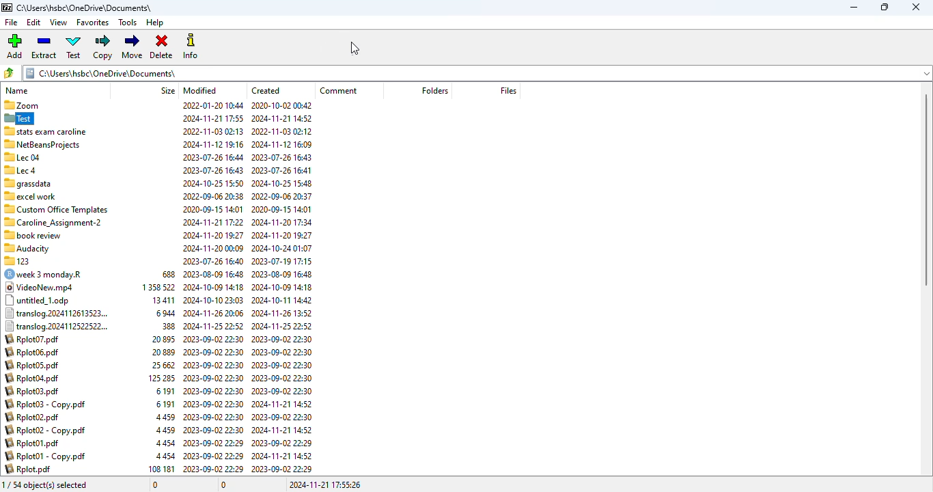 The width and height of the screenshot is (933, 492). What do you see at coordinates (17, 91) in the screenshot?
I see `name` at bounding box center [17, 91].